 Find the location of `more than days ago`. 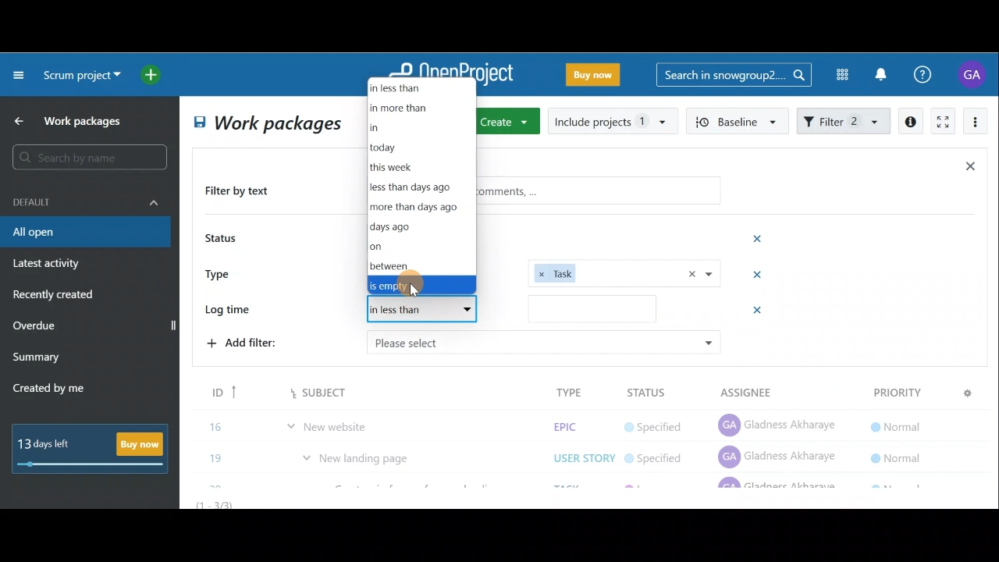

more than days ago is located at coordinates (416, 207).